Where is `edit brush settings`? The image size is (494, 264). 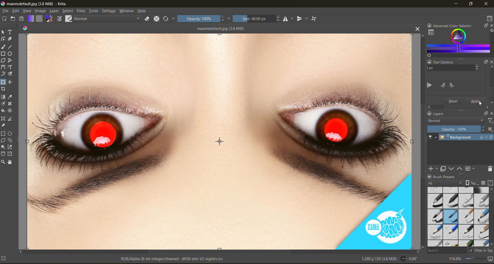 edit brush settings is located at coordinates (61, 19).